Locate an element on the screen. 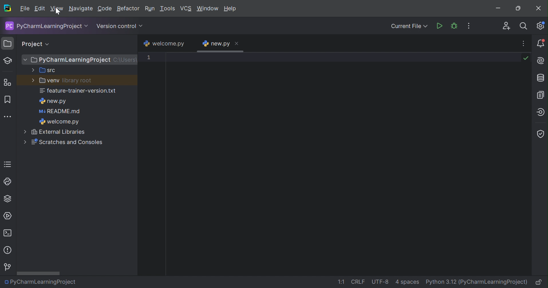  Database is located at coordinates (541, 78).